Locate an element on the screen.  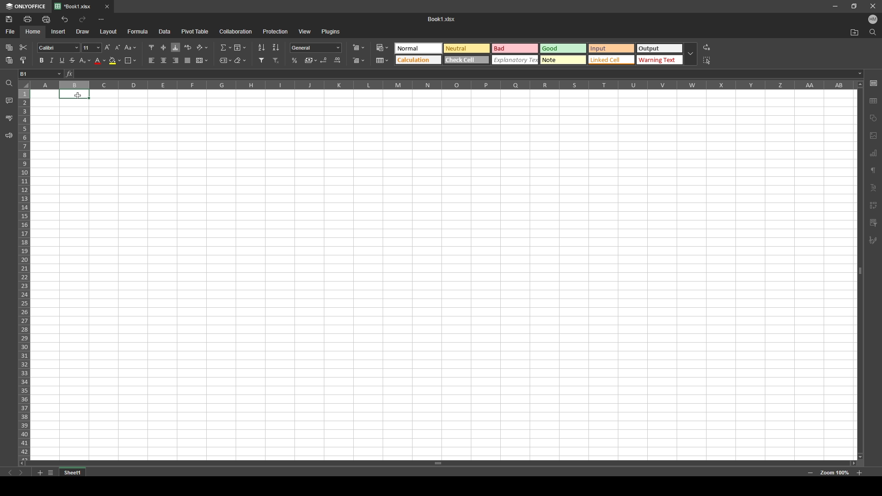
paste is located at coordinates (10, 61).